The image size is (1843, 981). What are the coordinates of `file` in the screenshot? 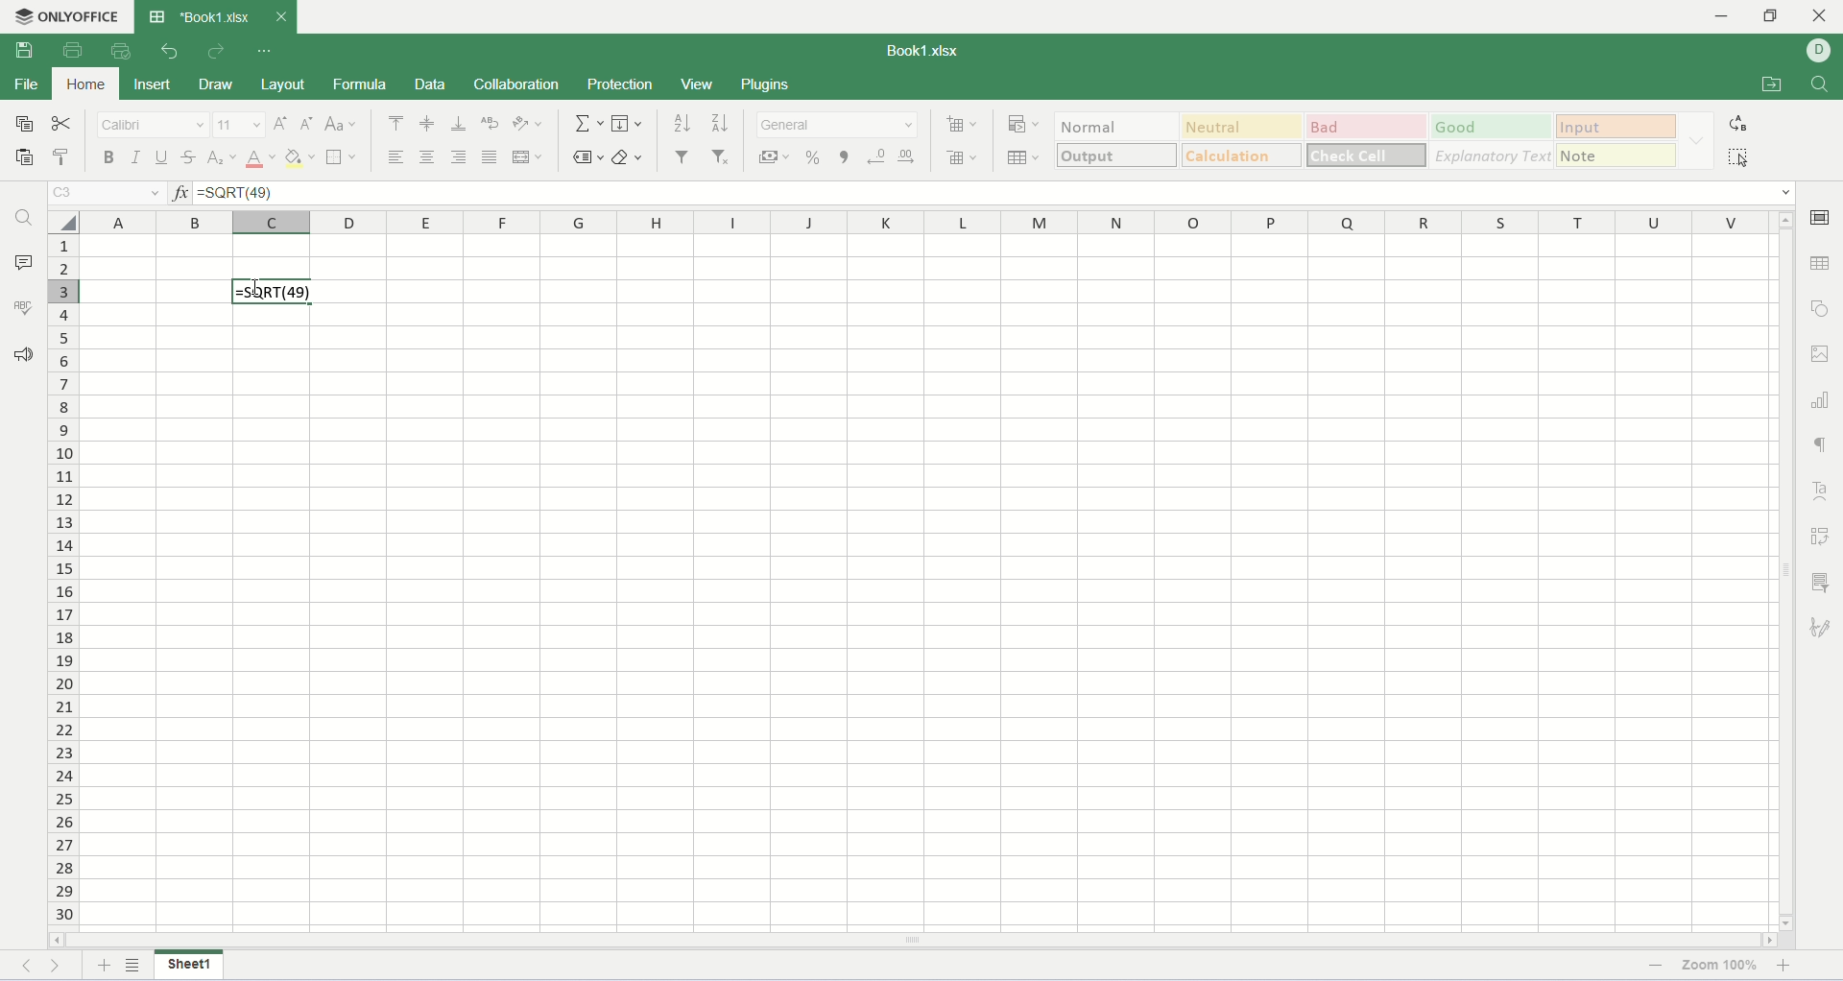 It's located at (24, 84).